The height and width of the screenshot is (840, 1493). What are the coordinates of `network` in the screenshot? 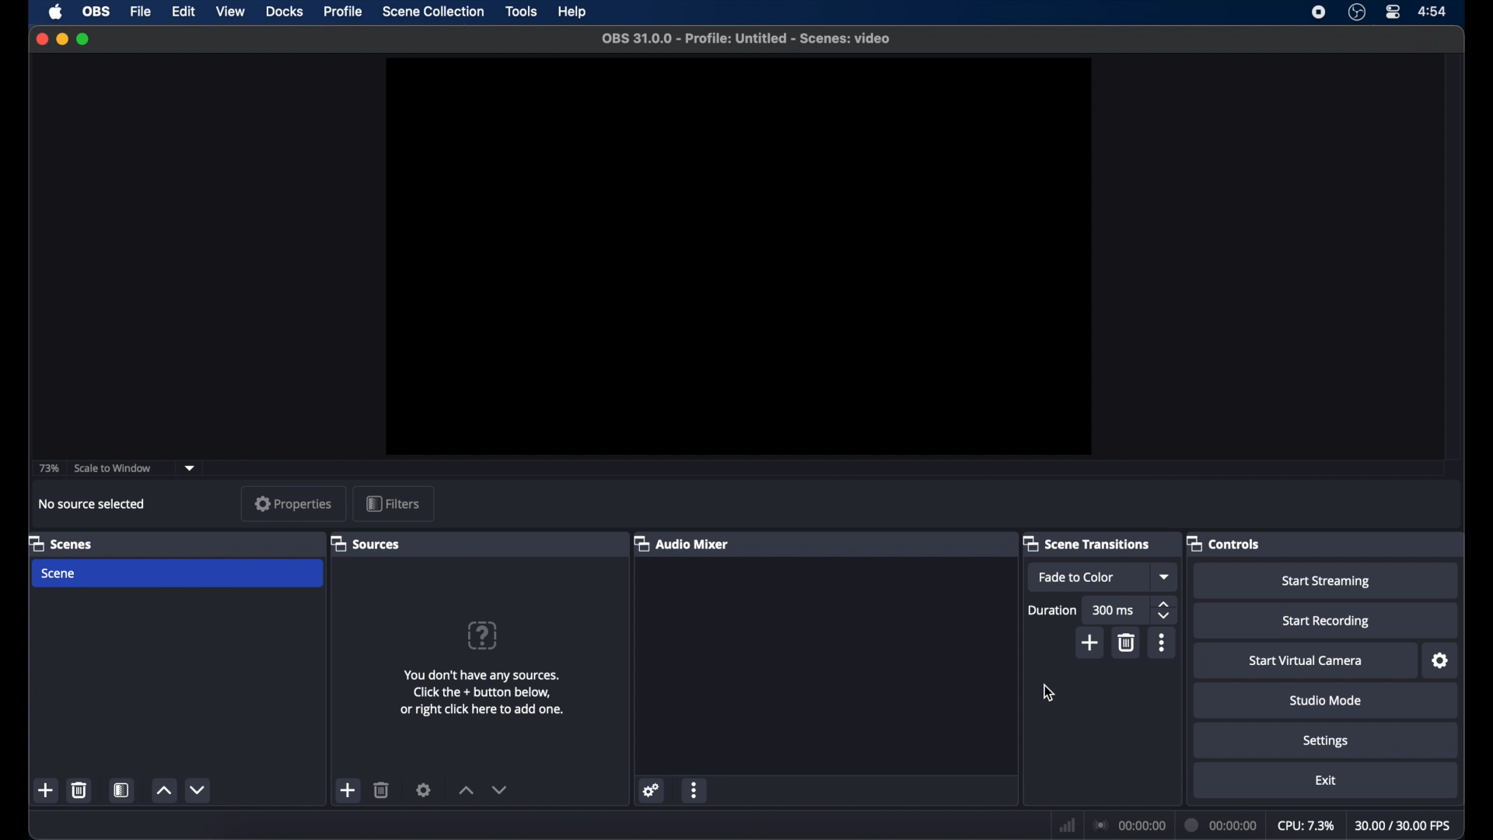 It's located at (1067, 824).